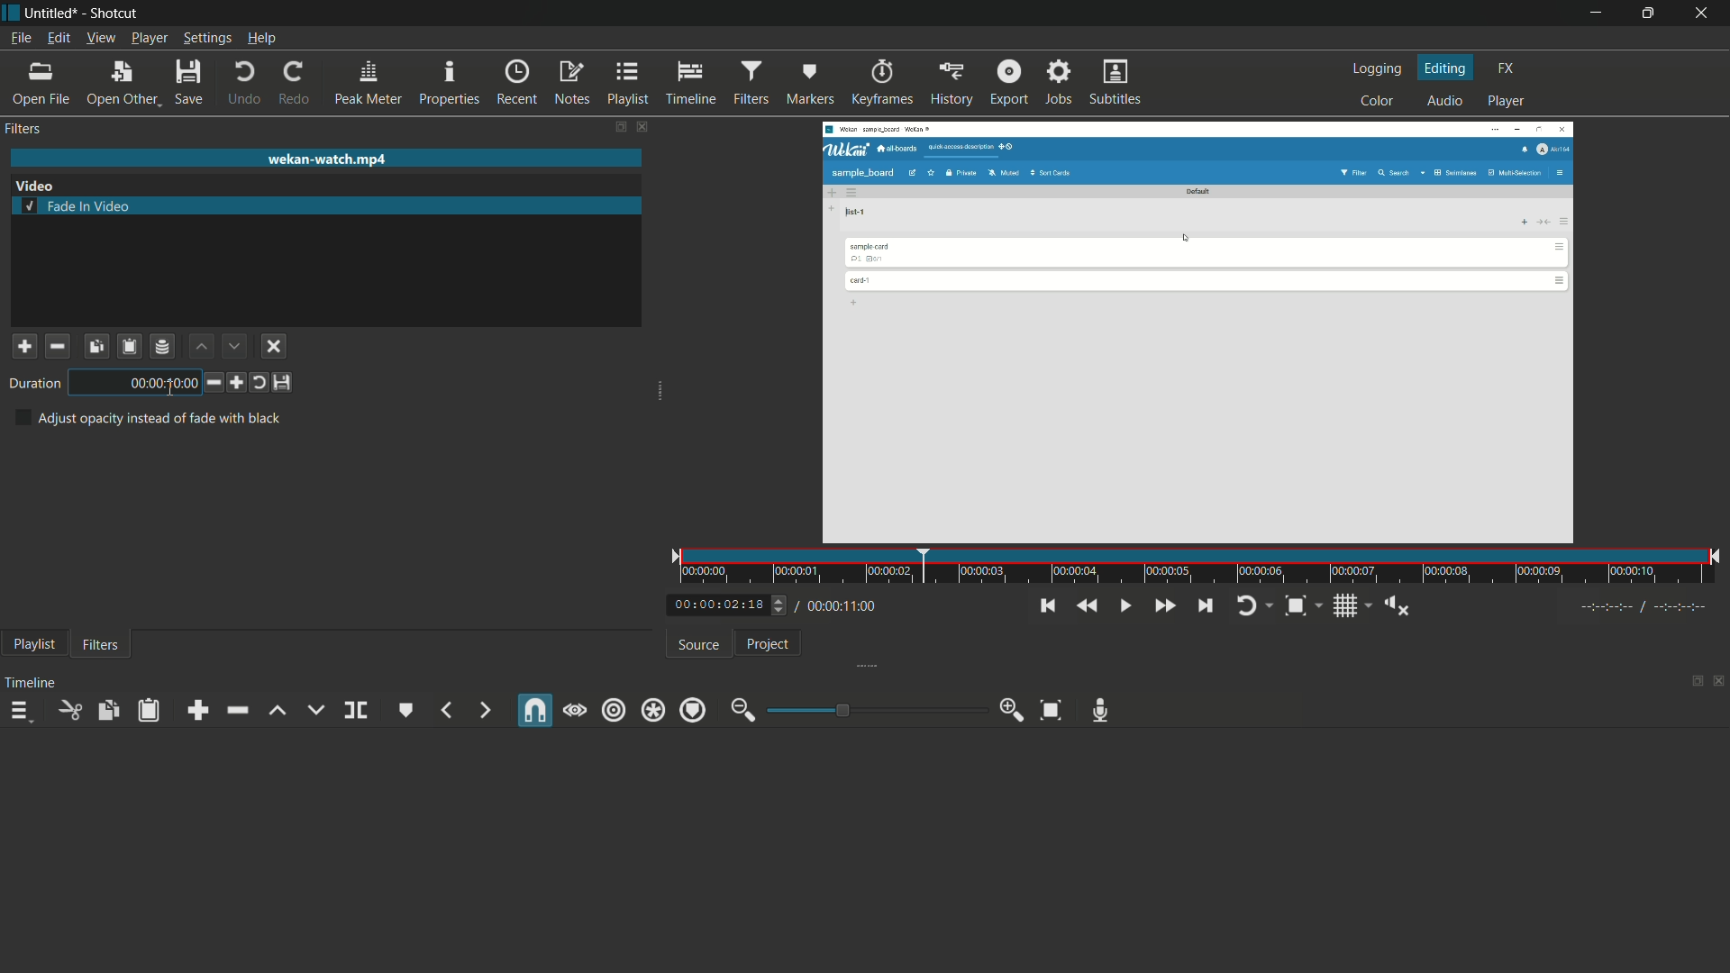  What do you see at coordinates (448, 710) in the screenshot?
I see `previous marker` at bounding box center [448, 710].